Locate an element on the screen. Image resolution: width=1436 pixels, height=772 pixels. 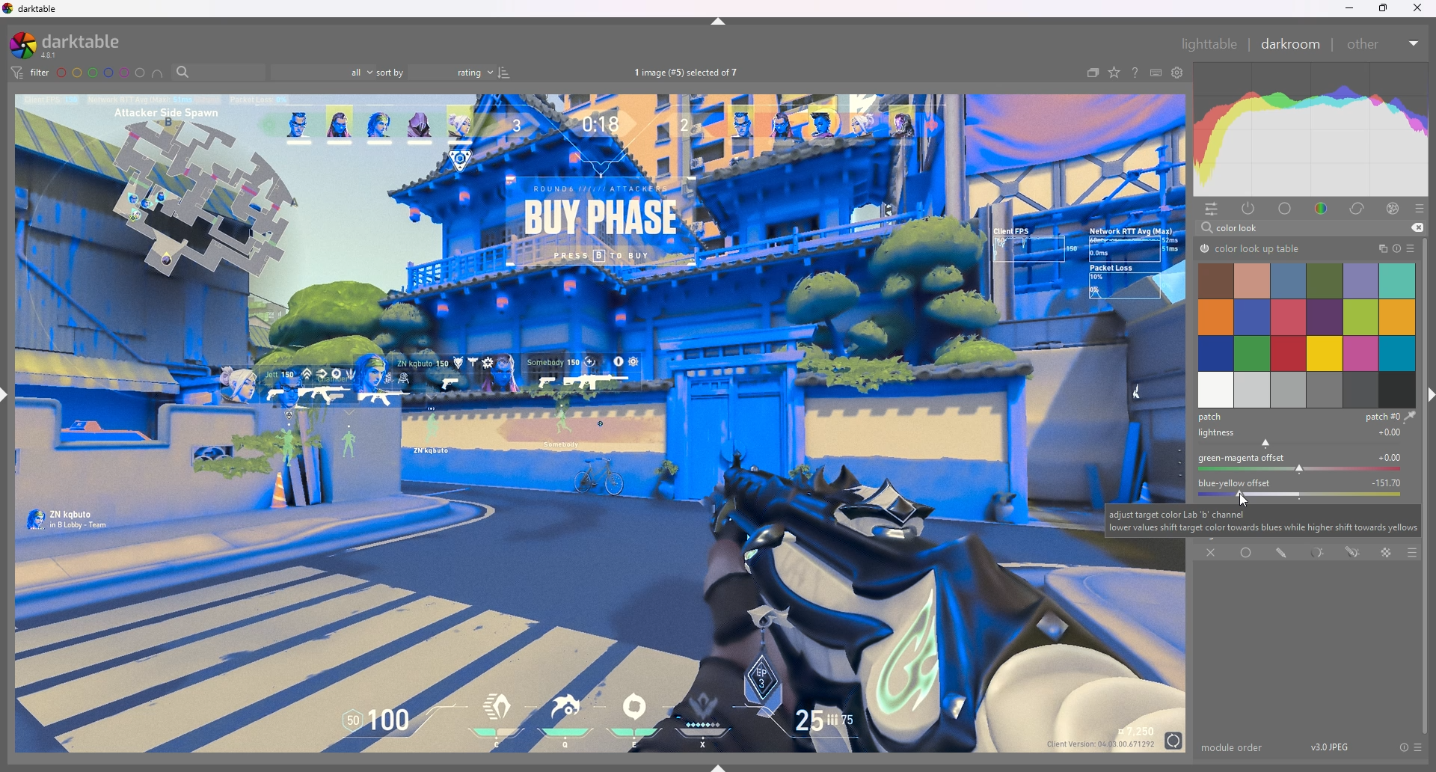
uniformly is located at coordinates (1246, 553).